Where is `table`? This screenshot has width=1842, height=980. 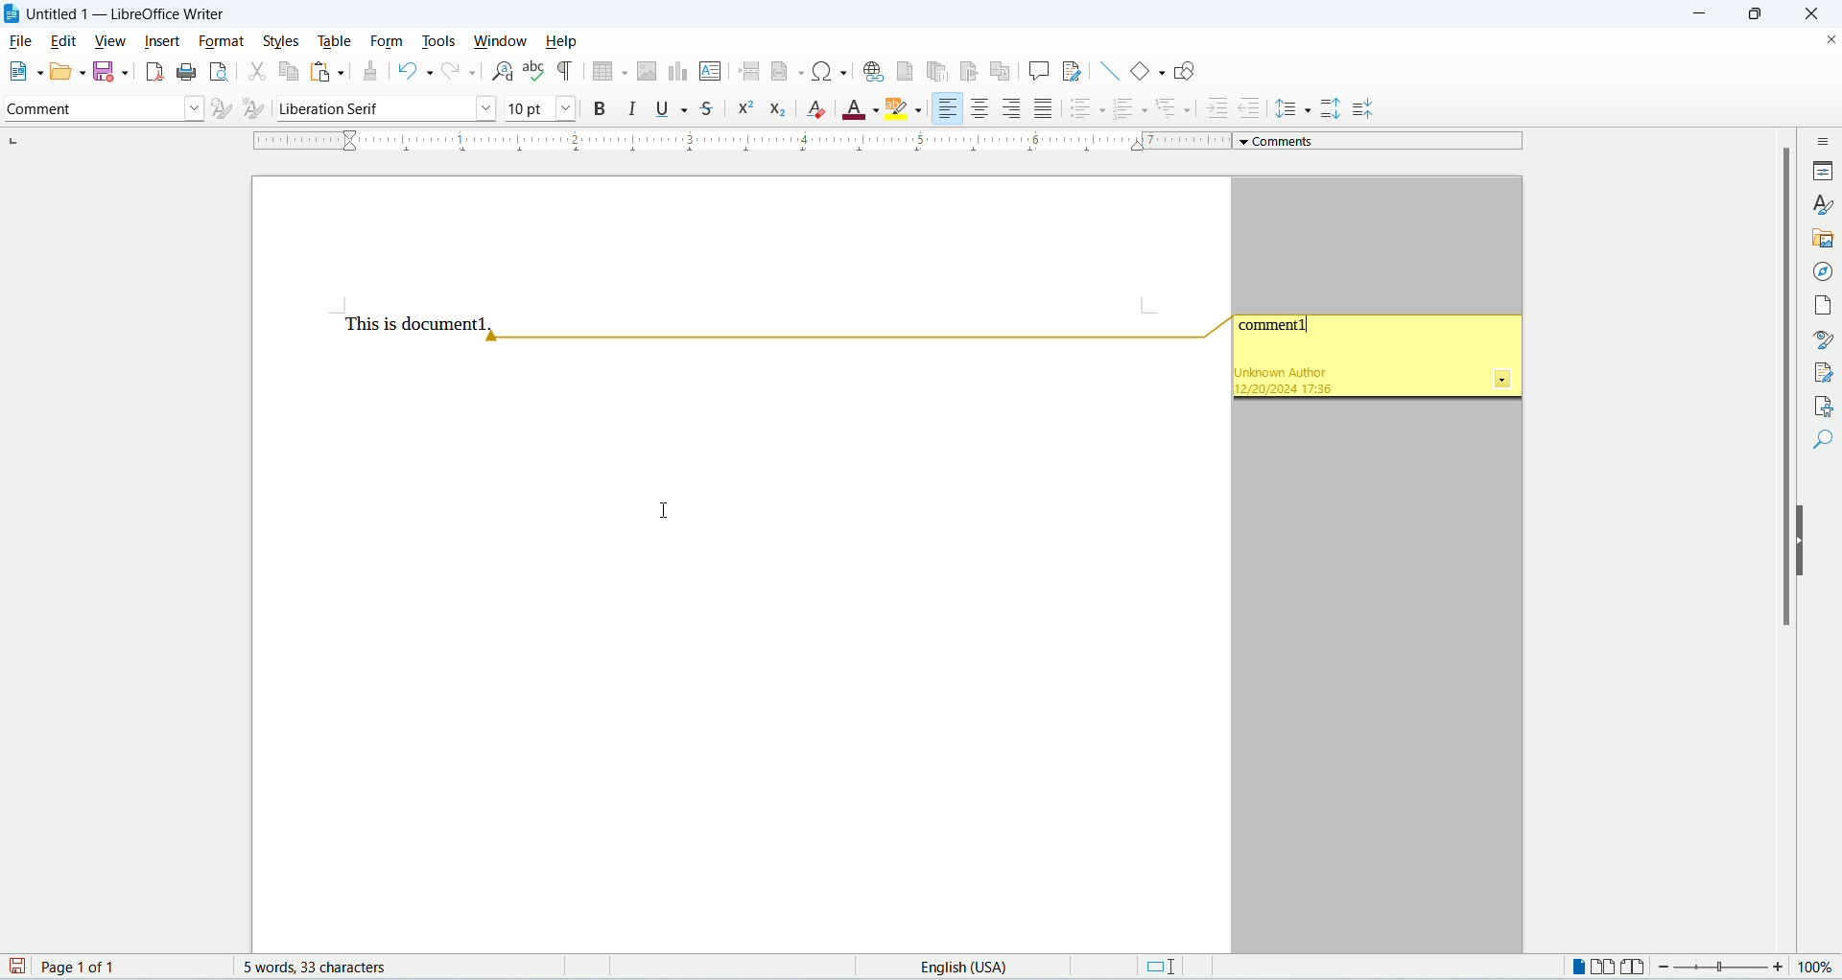
table is located at coordinates (339, 41).